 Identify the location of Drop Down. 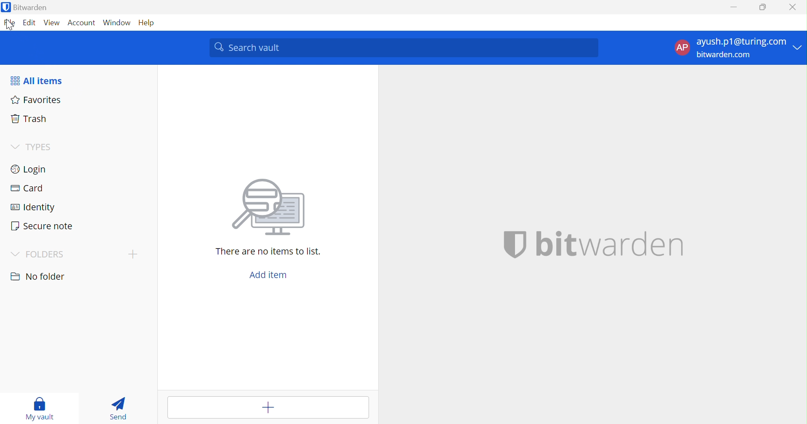
(15, 147).